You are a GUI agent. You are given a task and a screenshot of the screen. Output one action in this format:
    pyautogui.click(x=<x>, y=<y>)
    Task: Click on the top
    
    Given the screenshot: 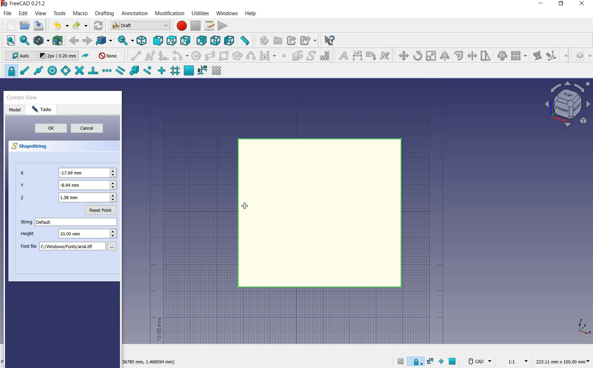 What is the action you would take?
    pyautogui.click(x=172, y=40)
    